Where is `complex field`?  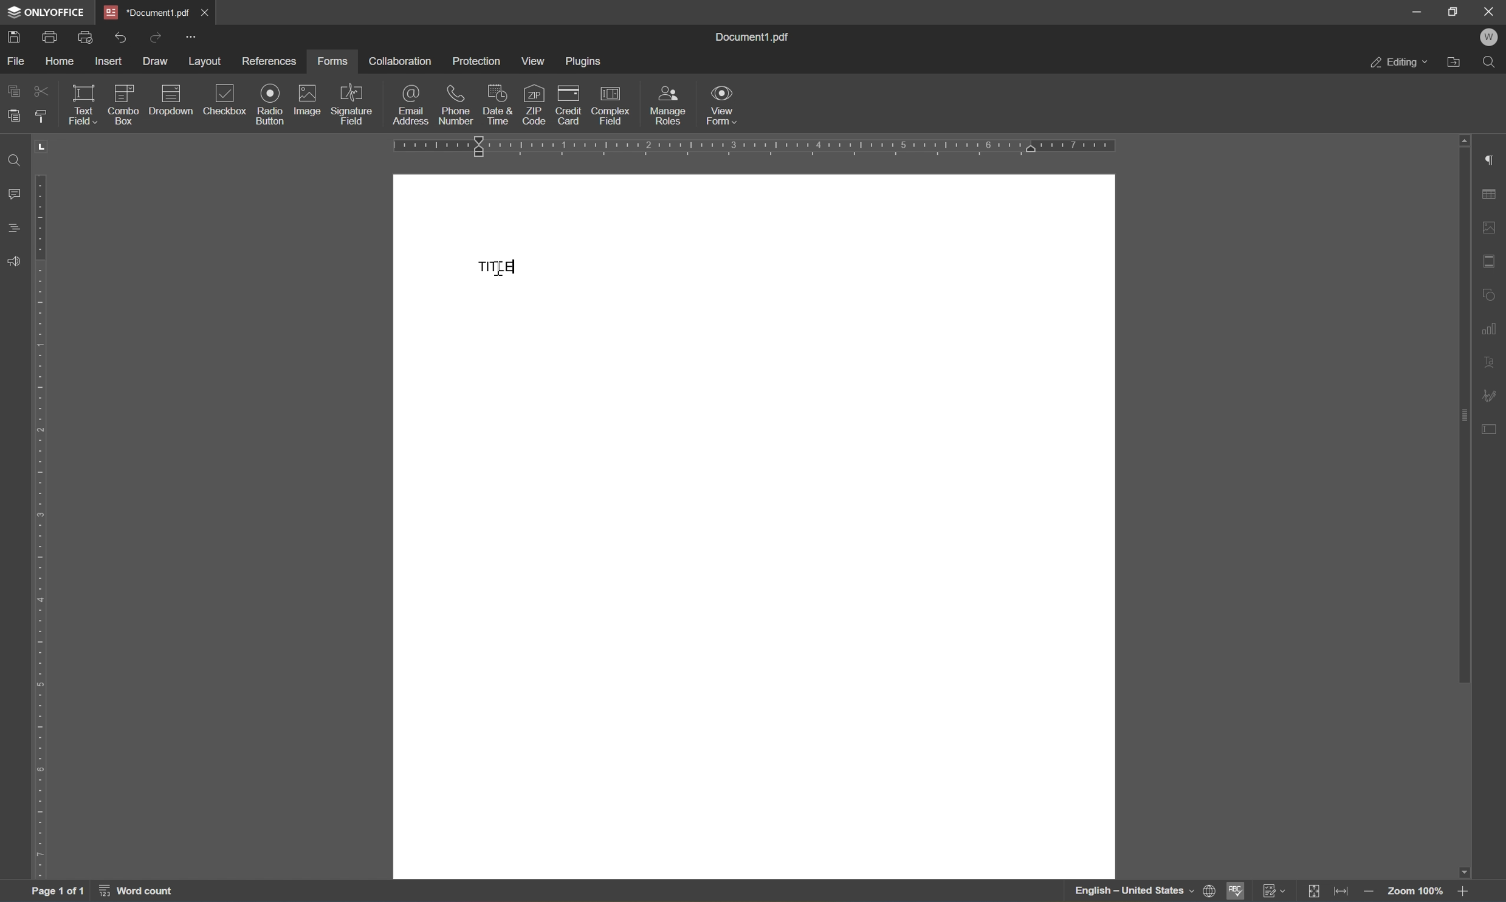
complex field is located at coordinates (612, 104).